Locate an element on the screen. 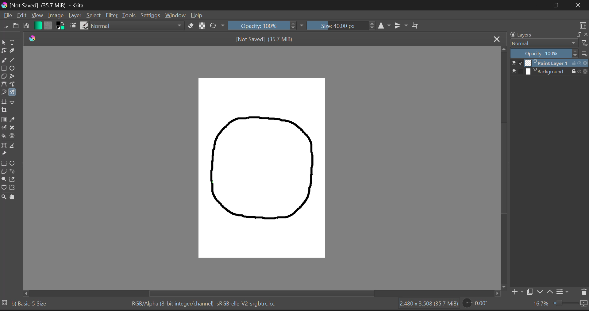 Image resolution: width=589 pixels, height=311 pixels. Add Layer is located at coordinates (517, 291).